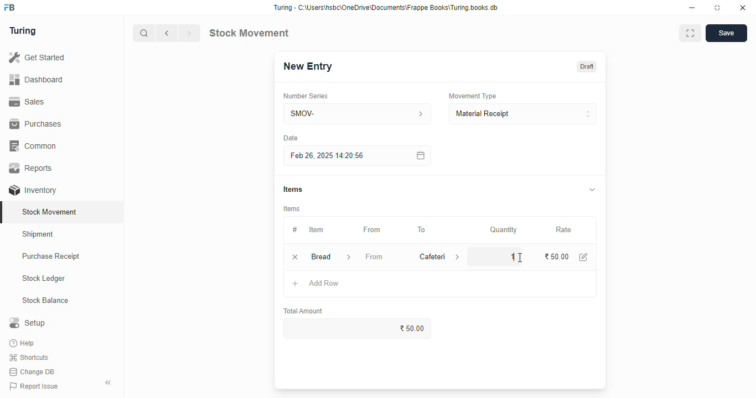  I want to click on remove, so click(295, 258).